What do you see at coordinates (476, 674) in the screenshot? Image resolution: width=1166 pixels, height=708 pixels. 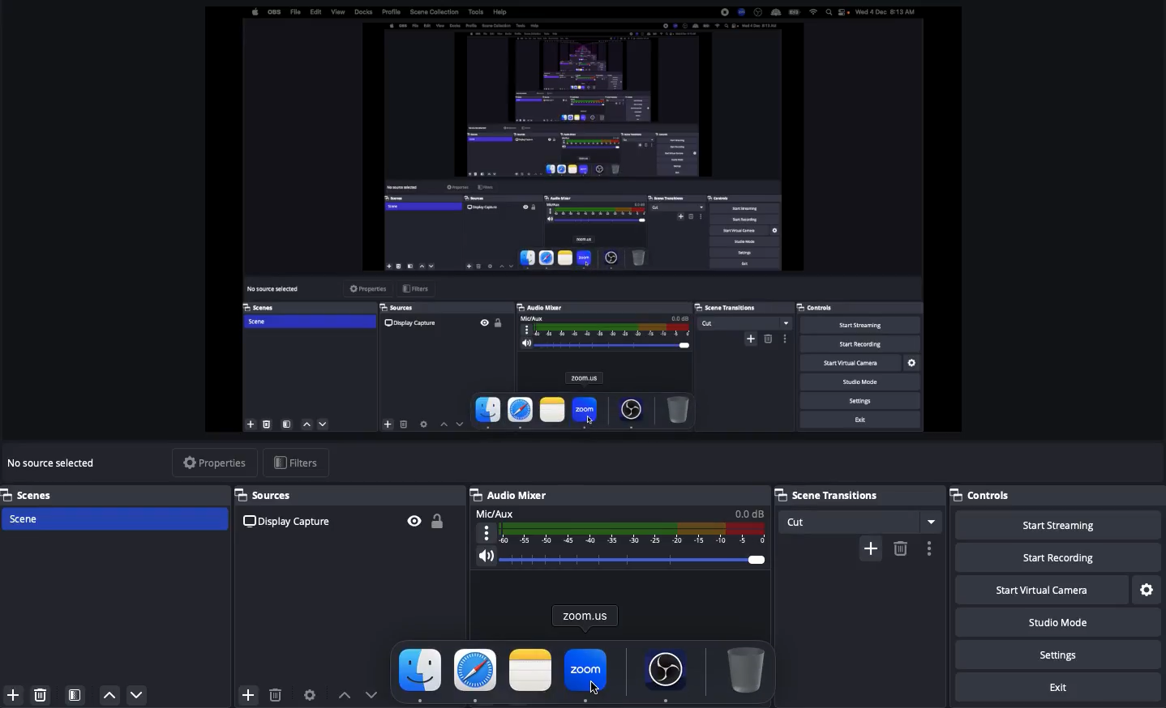 I see `Safari` at bounding box center [476, 674].